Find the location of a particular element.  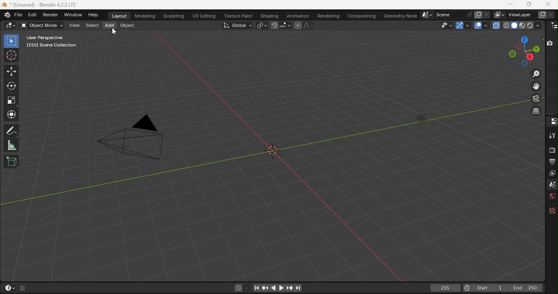

Rotate the scene is located at coordinates (536, 48).